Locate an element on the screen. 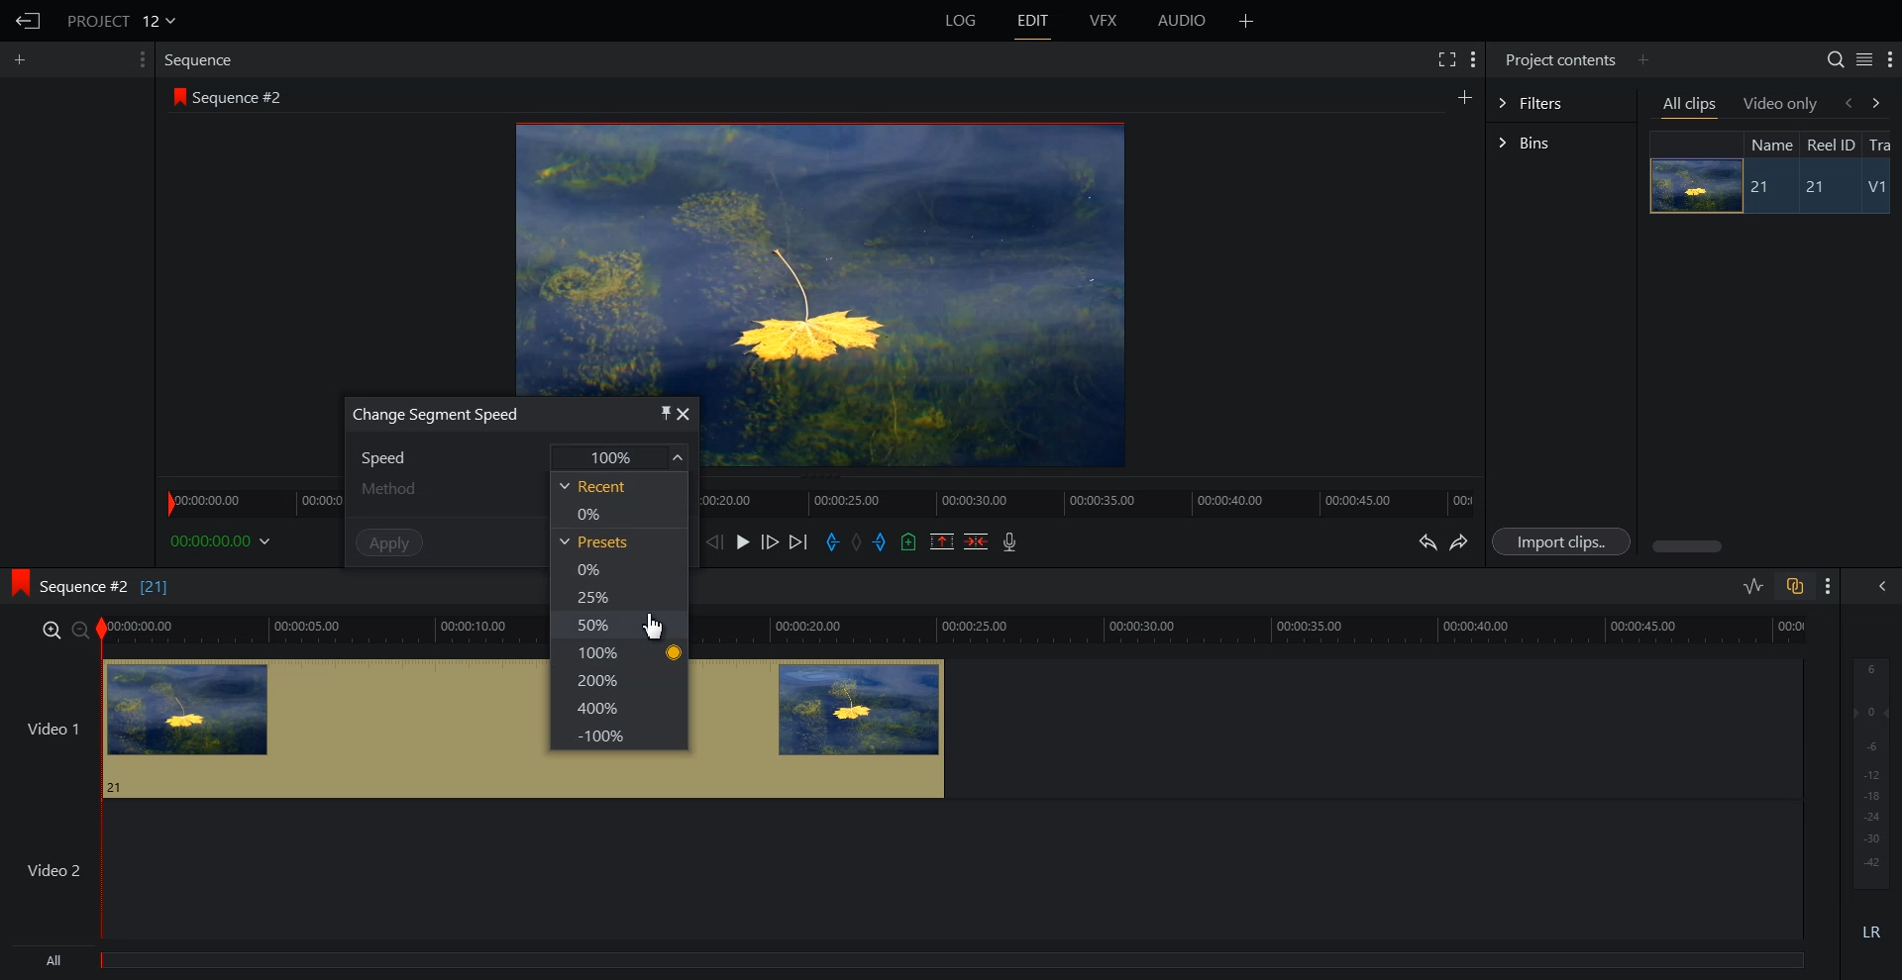  LR is located at coordinates (1872, 929).